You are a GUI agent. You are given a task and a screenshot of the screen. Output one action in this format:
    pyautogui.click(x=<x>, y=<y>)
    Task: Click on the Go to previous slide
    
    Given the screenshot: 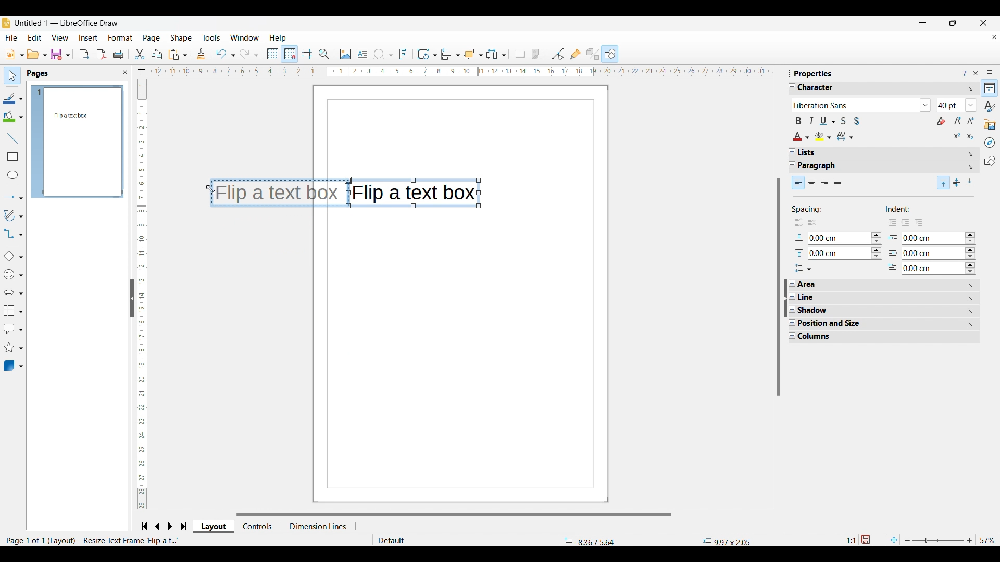 What is the action you would take?
    pyautogui.click(x=158, y=526)
    